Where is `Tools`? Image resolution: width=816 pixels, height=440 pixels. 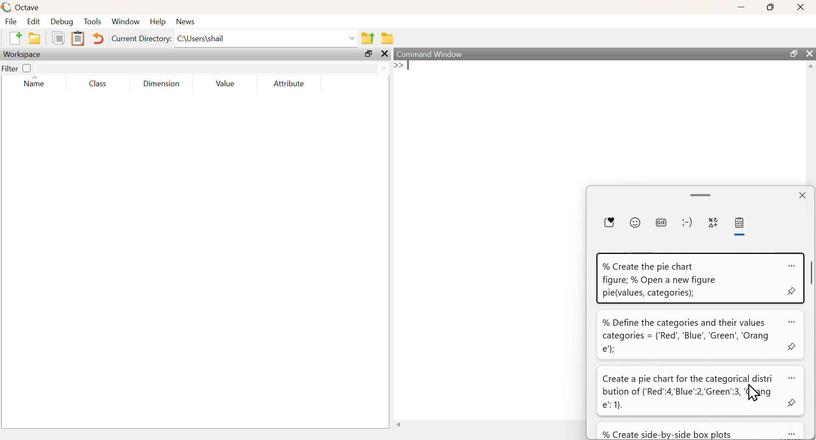 Tools is located at coordinates (93, 21).